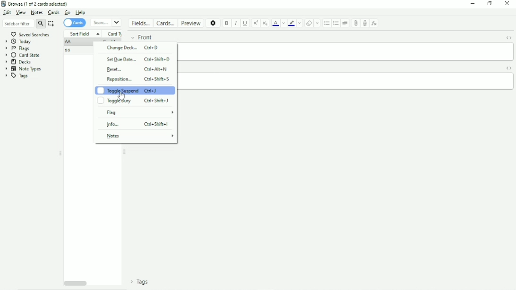  I want to click on Sort Field, so click(85, 34).